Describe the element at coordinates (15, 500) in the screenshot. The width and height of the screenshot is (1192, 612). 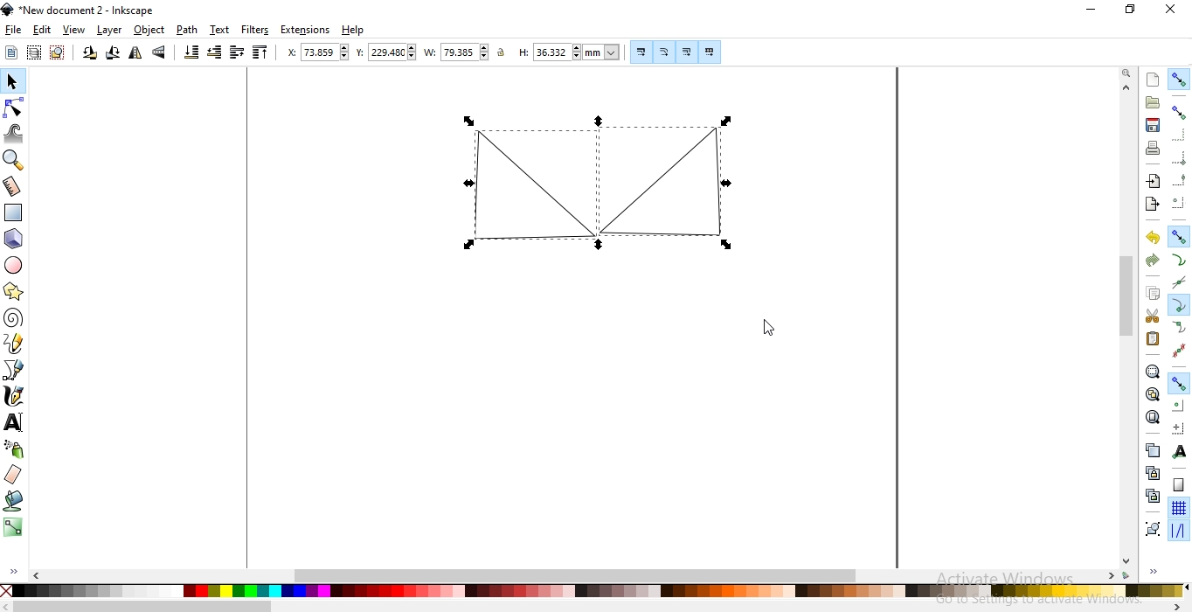
I see `fill bounded areas` at that location.